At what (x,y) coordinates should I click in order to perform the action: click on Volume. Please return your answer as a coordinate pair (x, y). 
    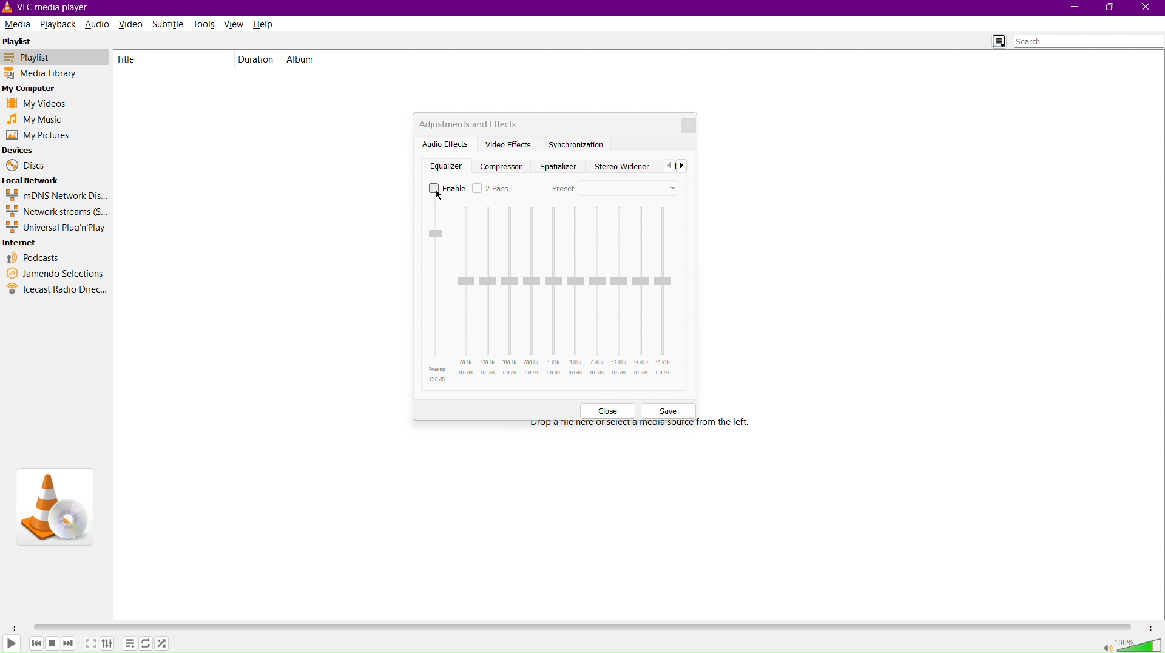
    Looking at the image, I should click on (1125, 645).